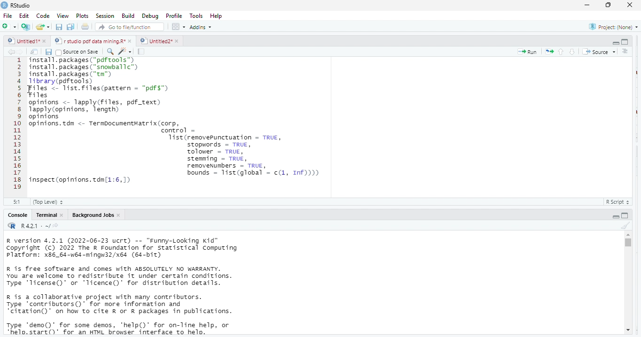  I want to click on session, so click(104, 16).